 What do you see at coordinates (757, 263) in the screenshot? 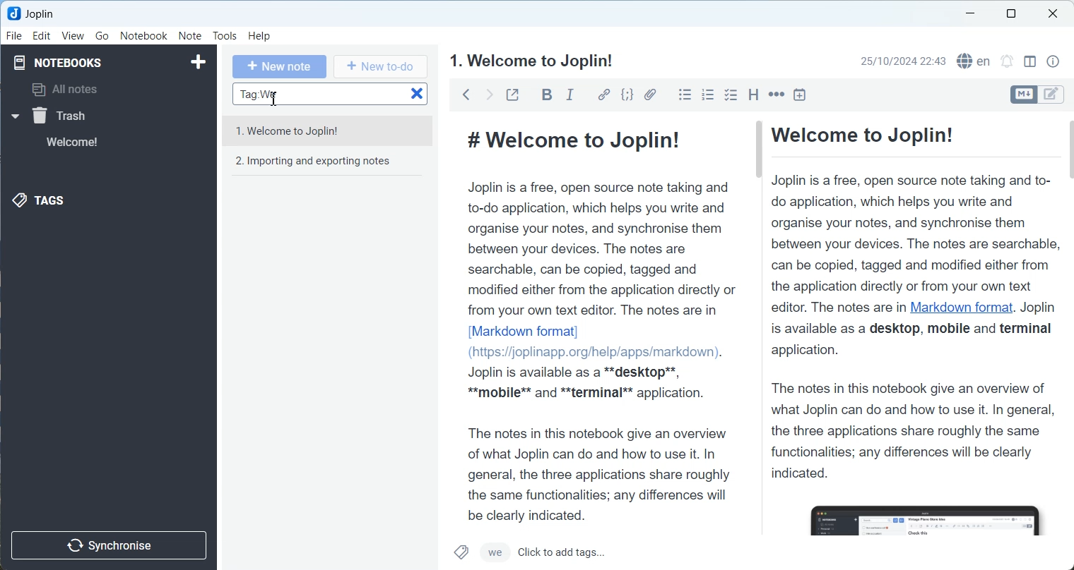
I see `Vertical ScrollBar` at bounding box center [757, 263].